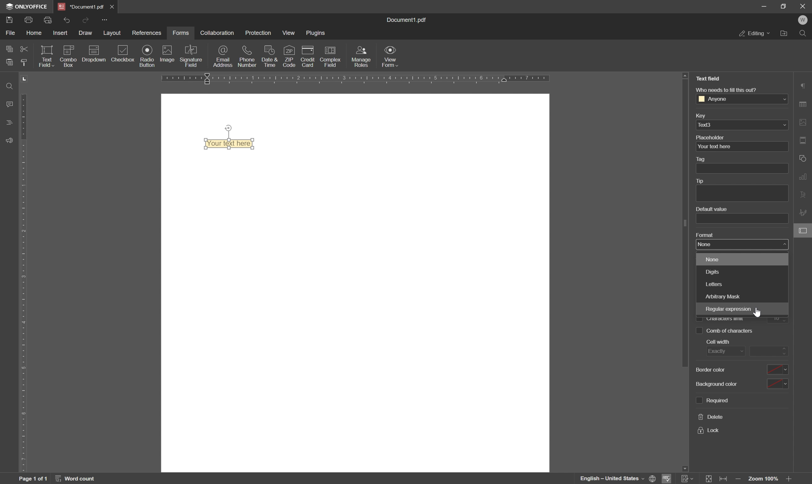 This screenshot has width=812, height=484. What do you see at coordinates (804, 85) in the screenshot?
I see `paragraph settings` at bounding box center [804, 85].